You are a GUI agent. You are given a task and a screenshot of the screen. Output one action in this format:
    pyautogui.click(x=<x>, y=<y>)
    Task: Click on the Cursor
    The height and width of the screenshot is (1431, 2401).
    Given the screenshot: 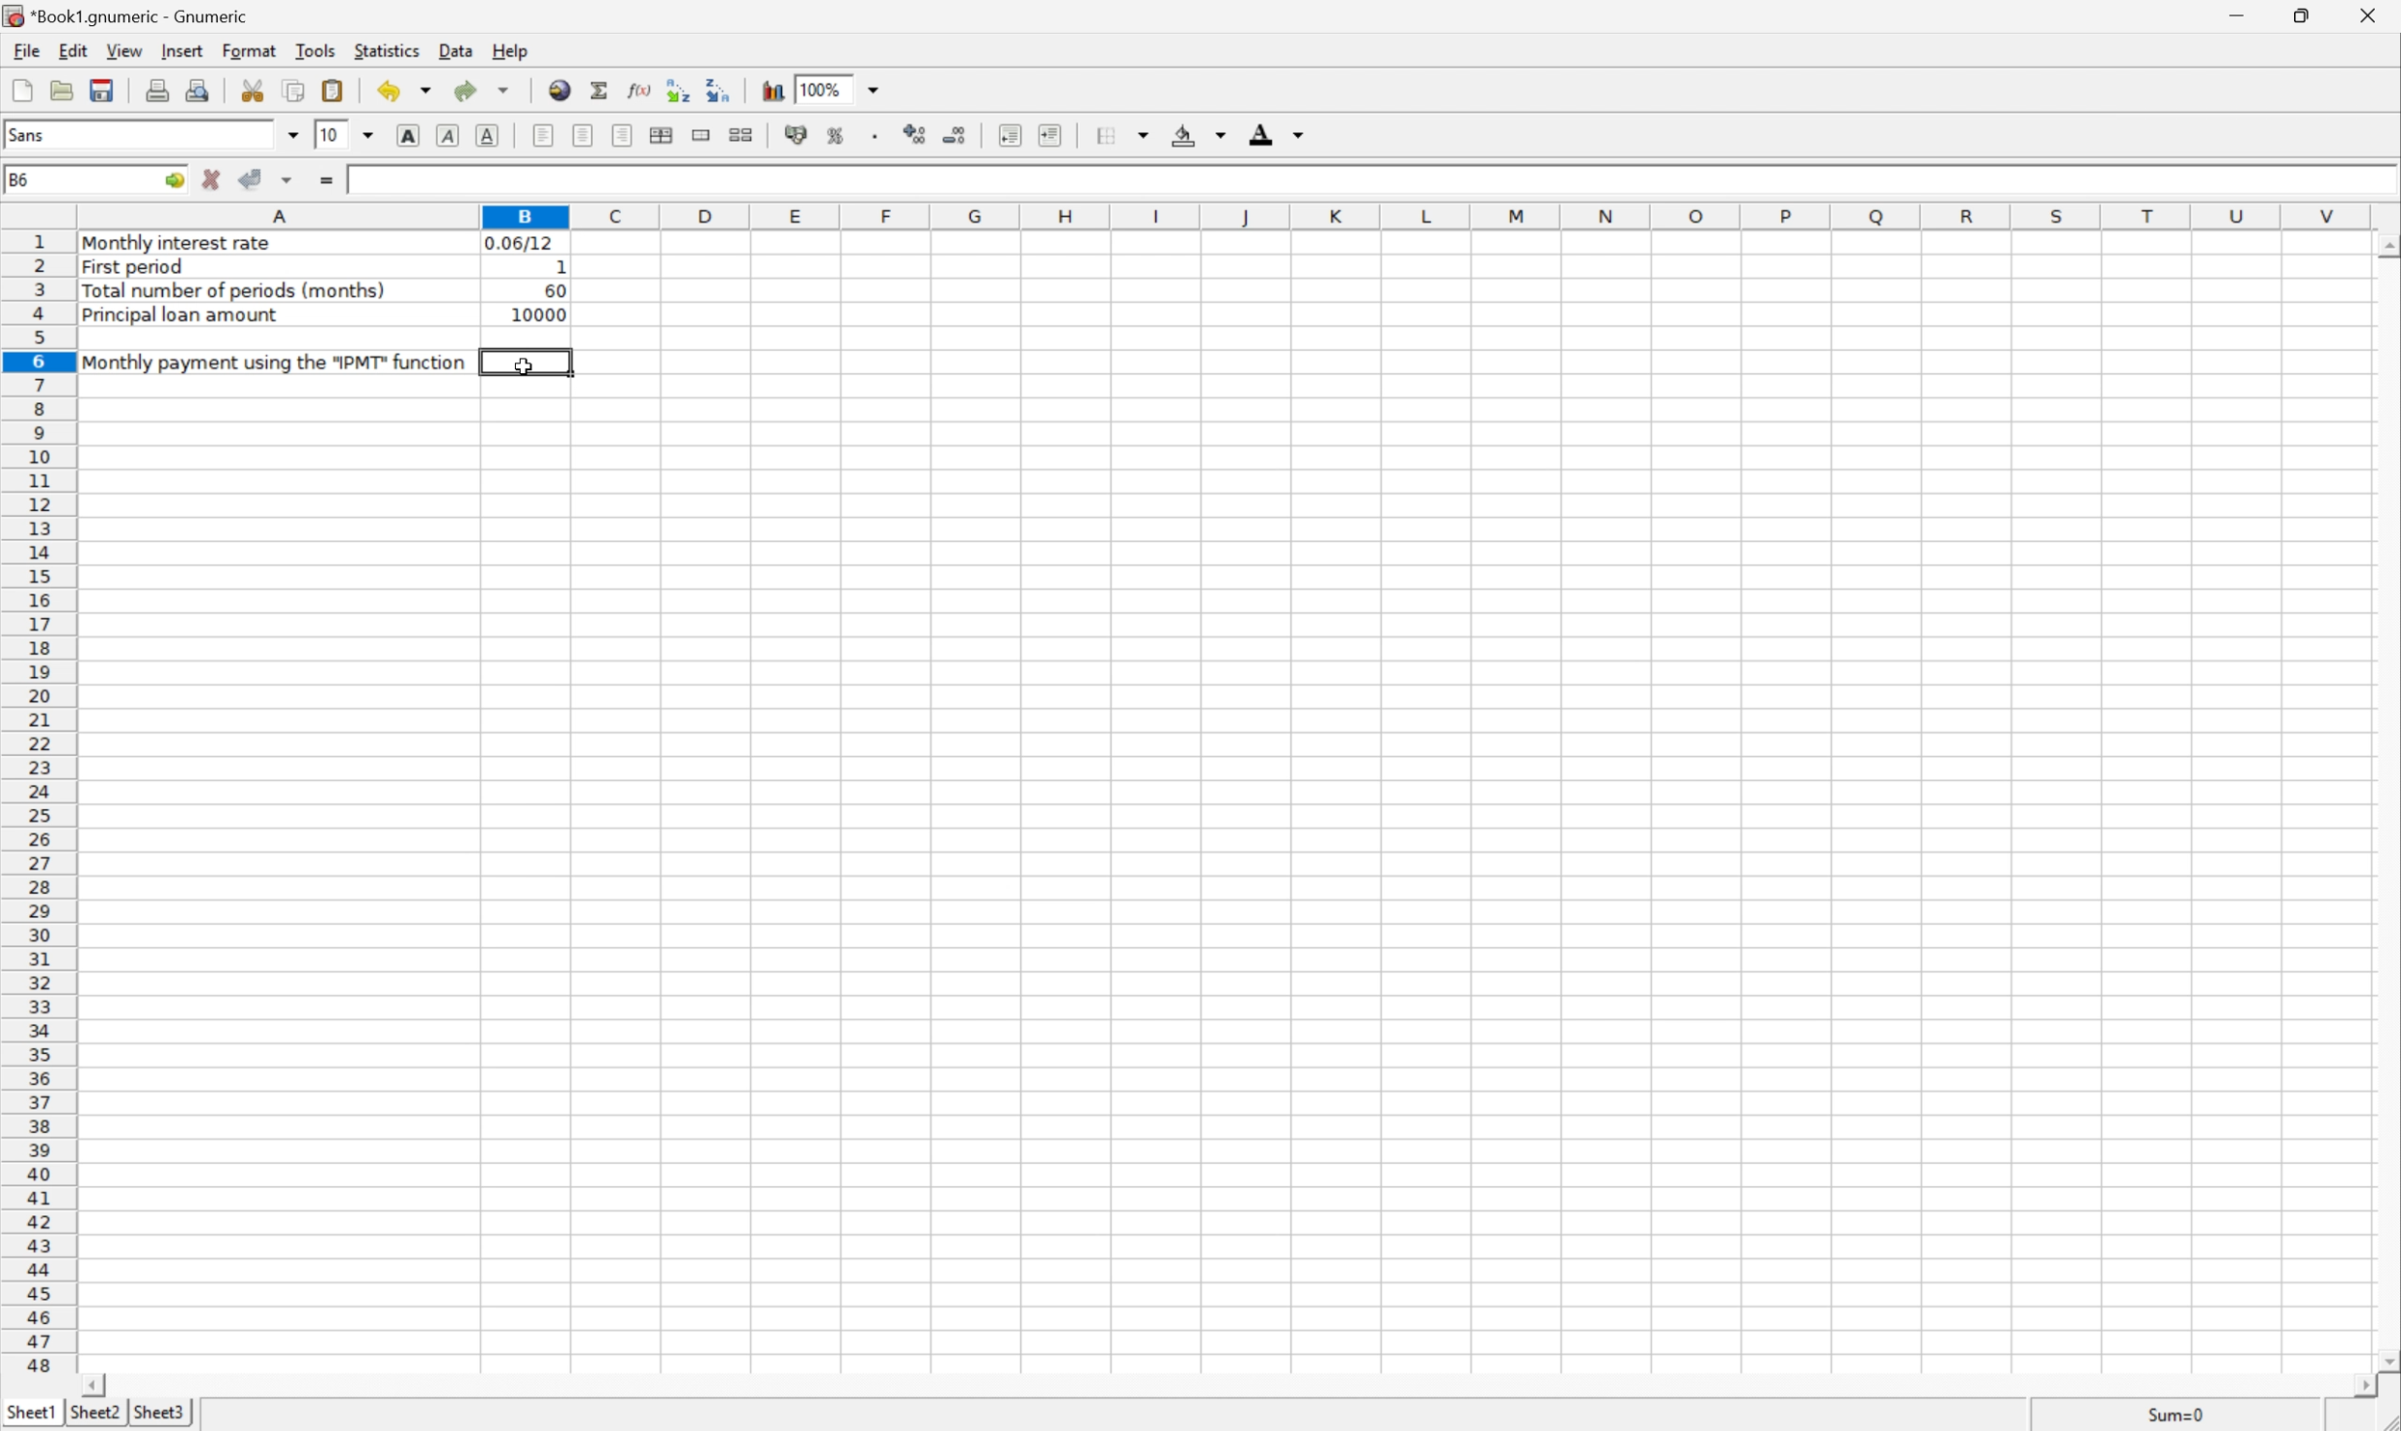 What is the action you would take?
    pyautogui.click(x=523, y=367)
    